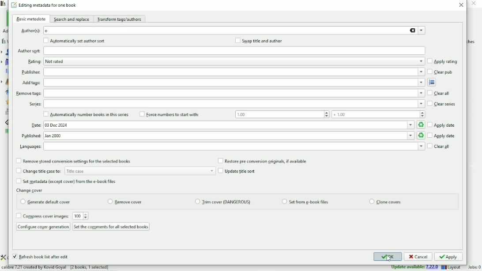 The image size is (482, 271). I want to click on Remove stored conversion settings for the selected books, so click(74, 162).